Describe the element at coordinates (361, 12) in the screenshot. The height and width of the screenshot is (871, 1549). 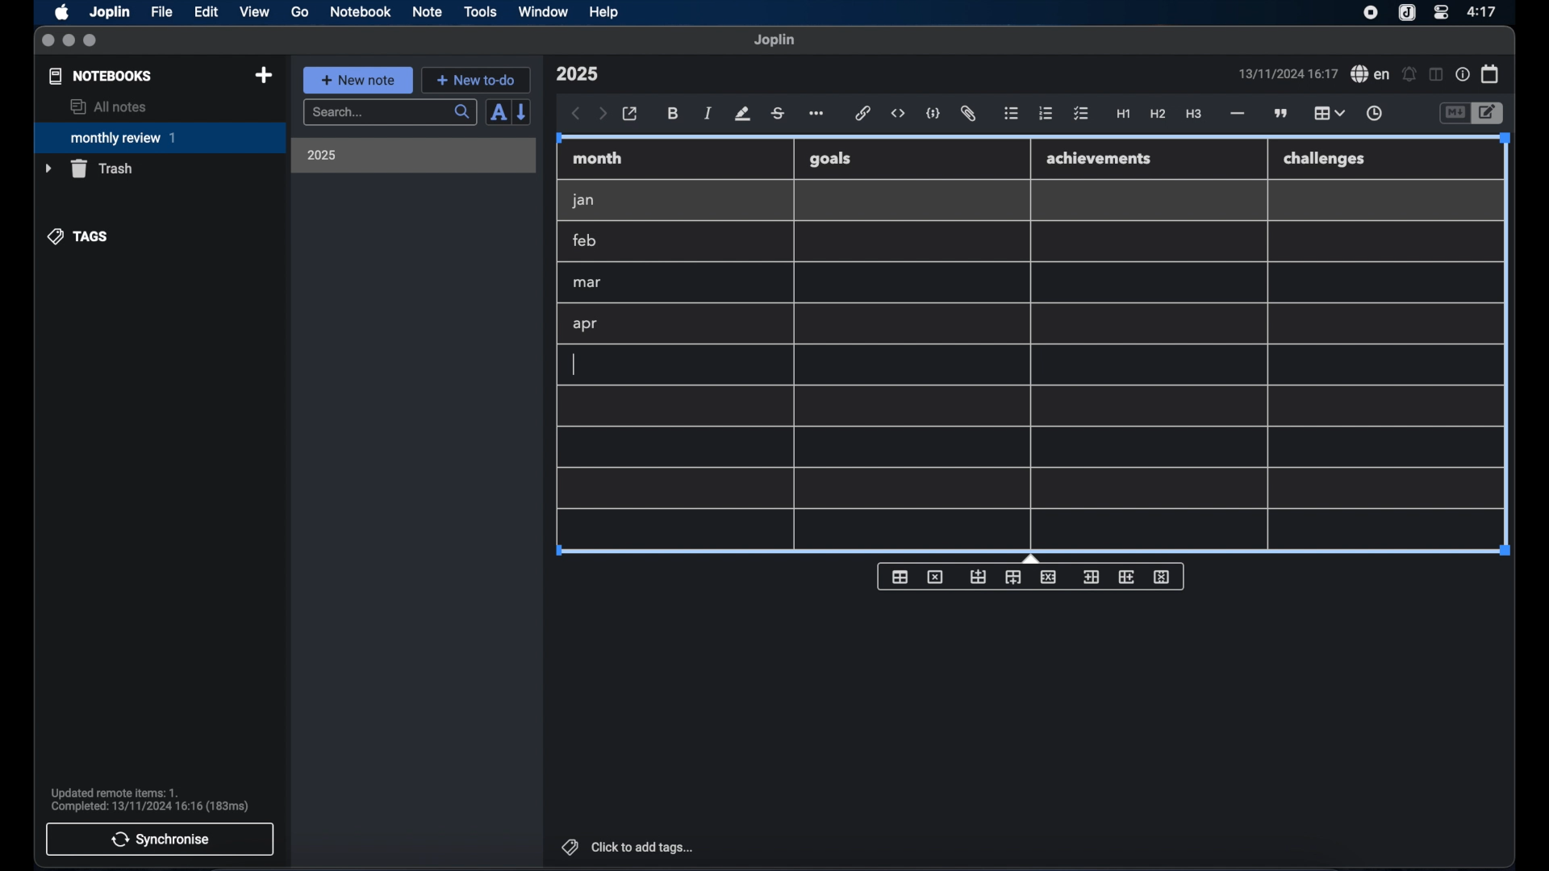
I see `notebook` at that location.